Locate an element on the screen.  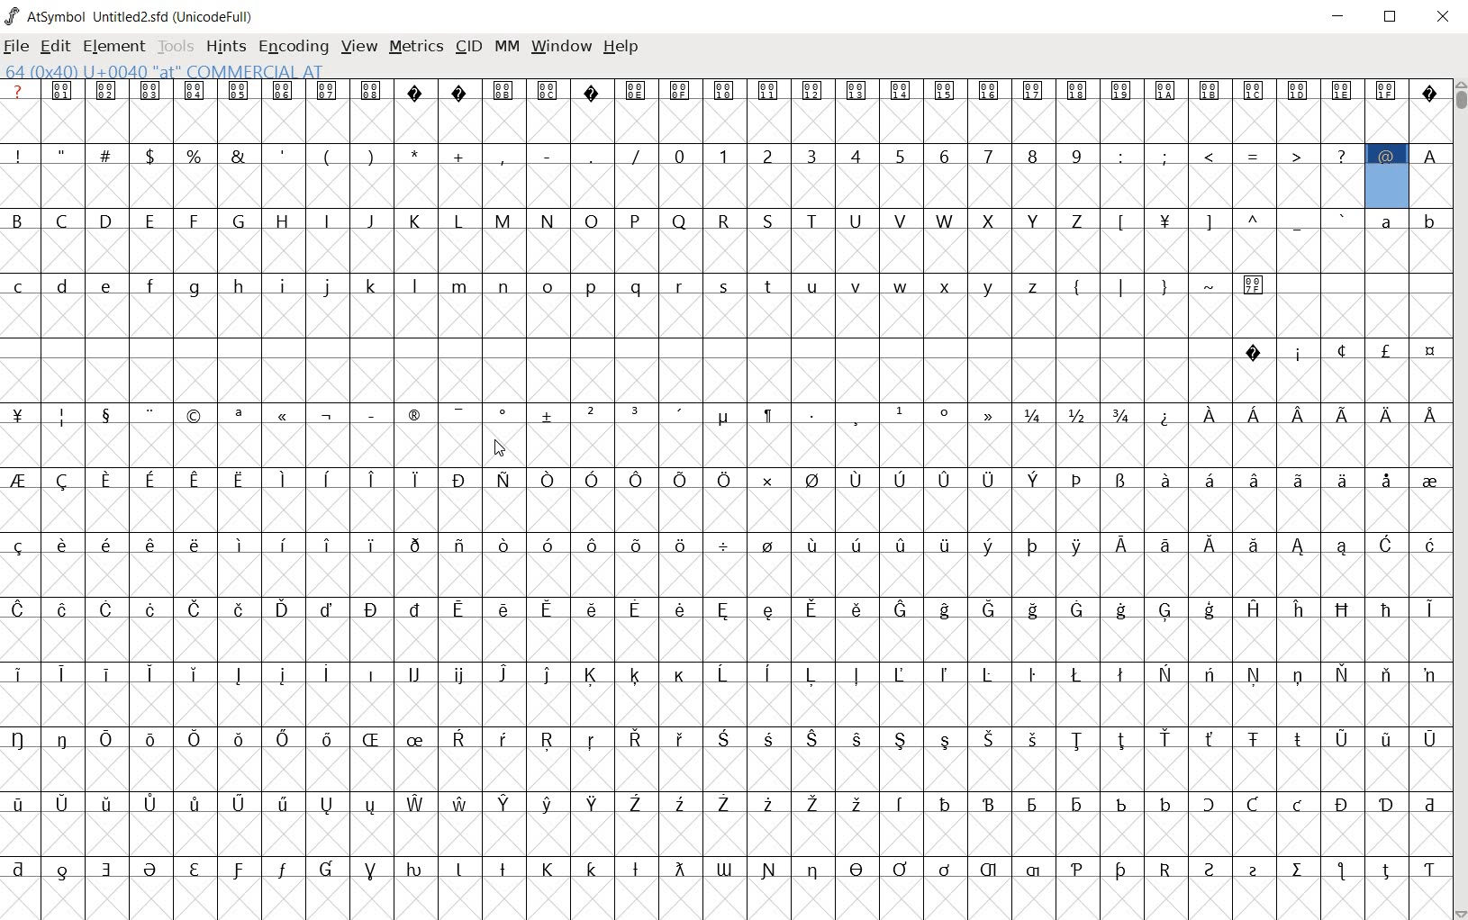
empty glyph slots is located at coordinates (723, 446).